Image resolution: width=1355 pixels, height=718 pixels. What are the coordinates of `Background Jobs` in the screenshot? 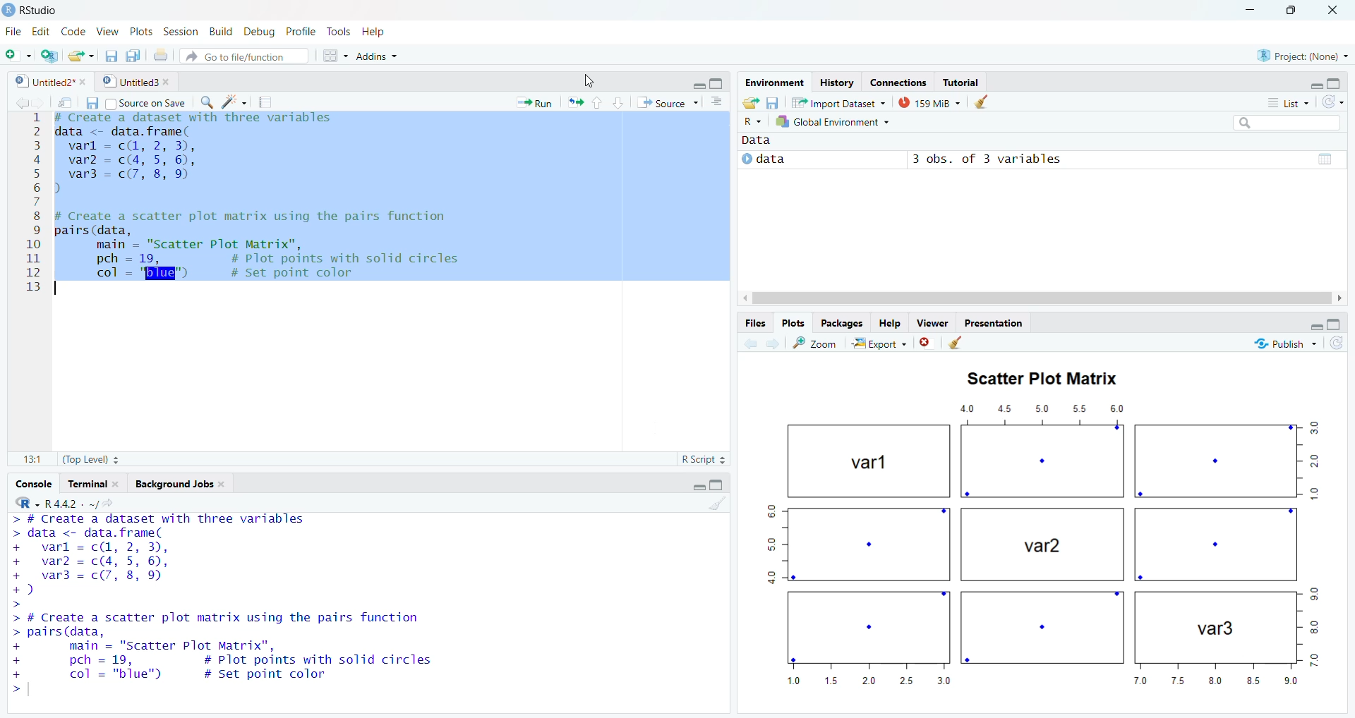 It's located at (188, 482).